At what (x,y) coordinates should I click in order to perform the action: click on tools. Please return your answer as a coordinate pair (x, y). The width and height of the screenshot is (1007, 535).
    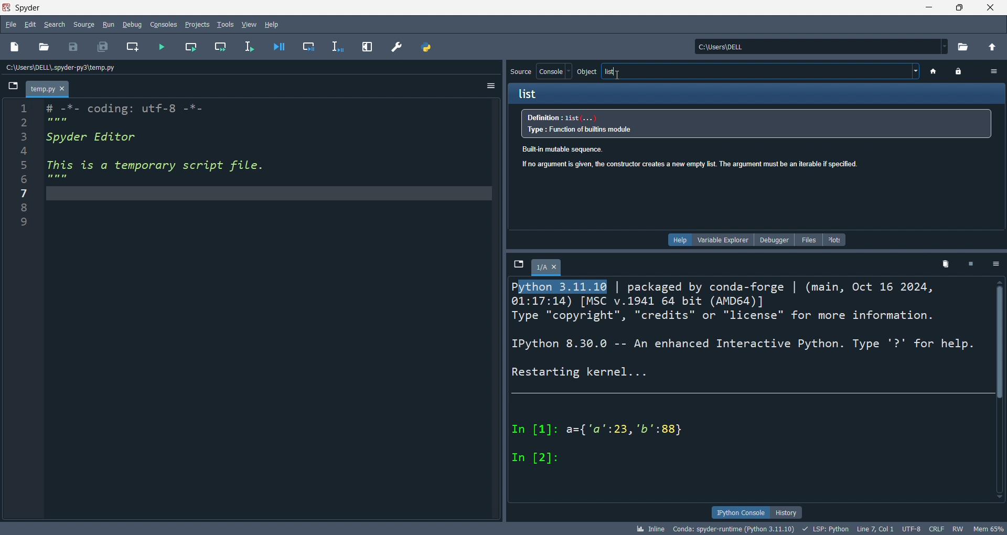
    Looking at the image, I should click on (225, 23).